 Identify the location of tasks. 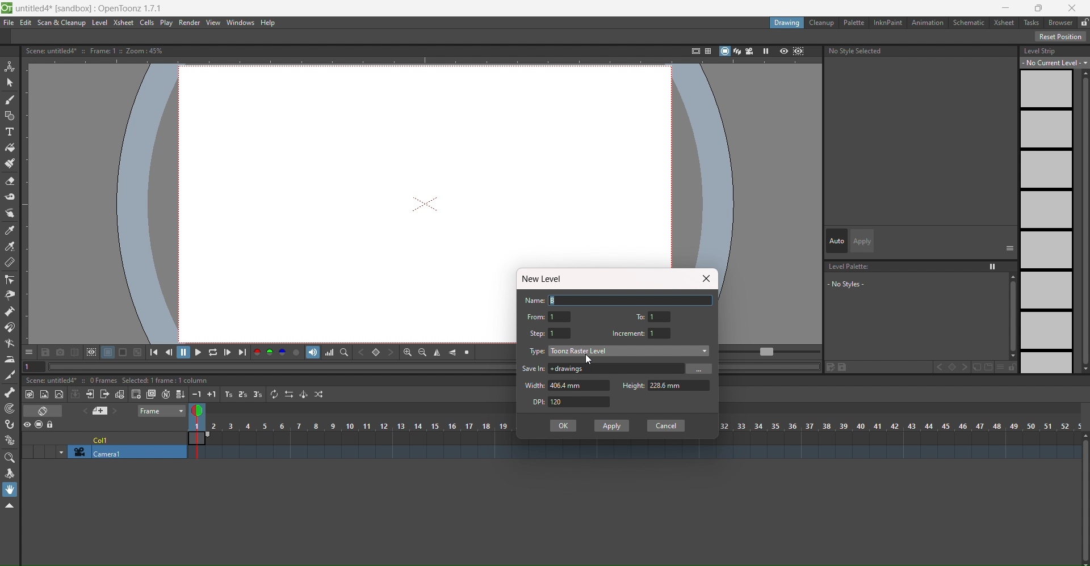
(1031, 23).